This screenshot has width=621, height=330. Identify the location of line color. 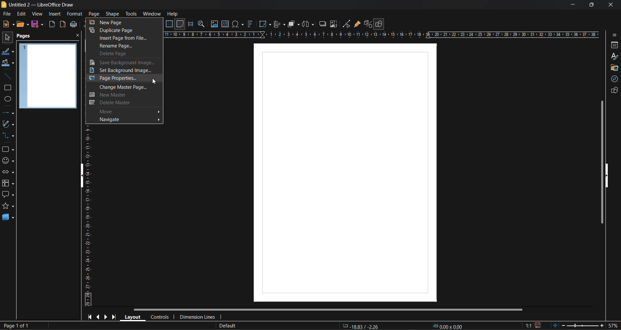
(8, 53).